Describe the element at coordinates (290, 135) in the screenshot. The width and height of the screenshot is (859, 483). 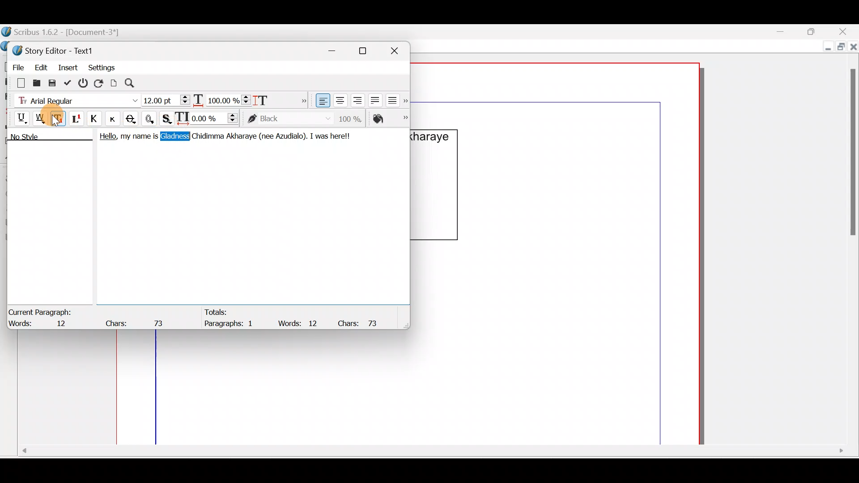
I see `Azudialo).` at that location.